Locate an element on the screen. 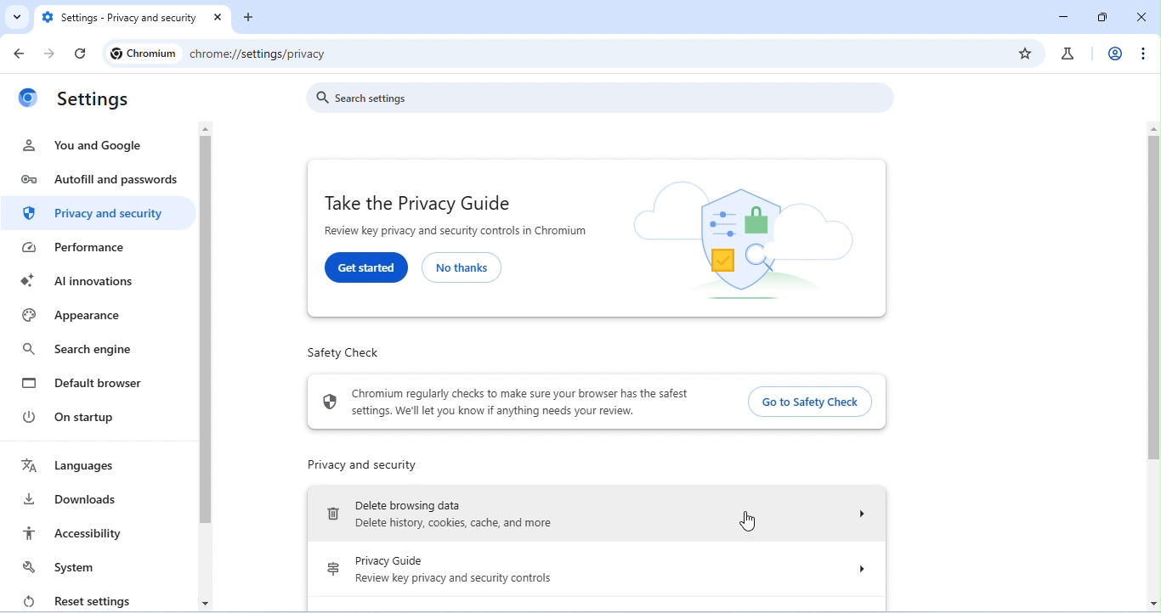 Image resolution: width=1161 pixels, height=613 pixels. bookmarks is located at coordinates (1026, 53).